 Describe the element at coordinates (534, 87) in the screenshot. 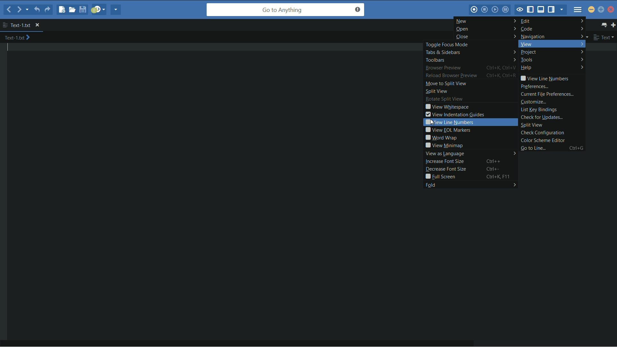

I see `preferences` at that location.